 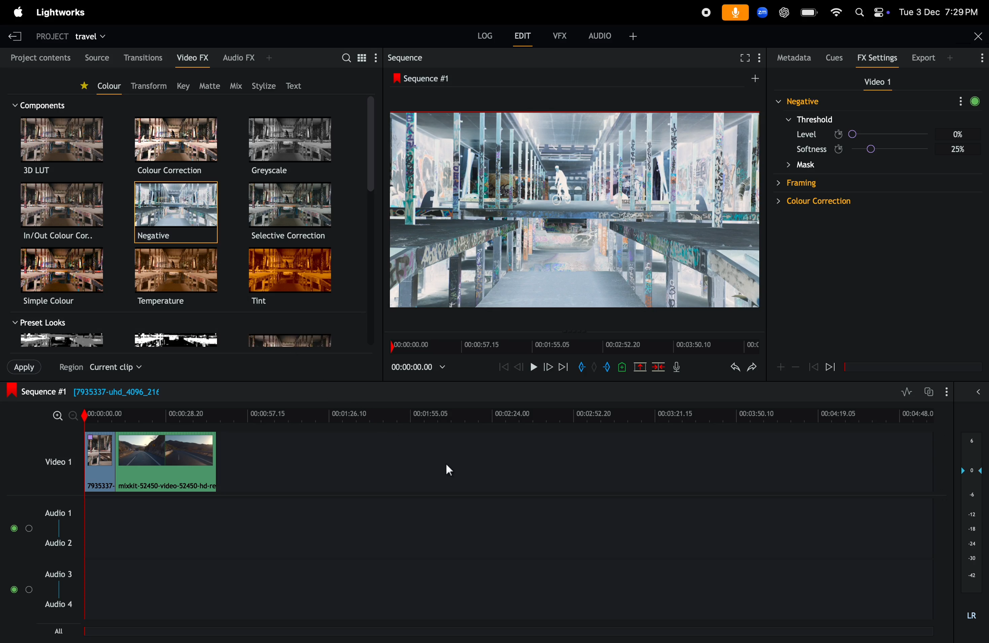 I want to click on pausde, so click(x=835, y=368).